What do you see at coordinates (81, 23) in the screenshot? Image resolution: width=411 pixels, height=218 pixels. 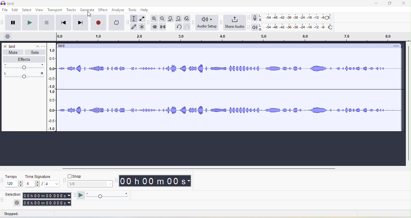 I see `skip to end` at bounding box center [81, 23].